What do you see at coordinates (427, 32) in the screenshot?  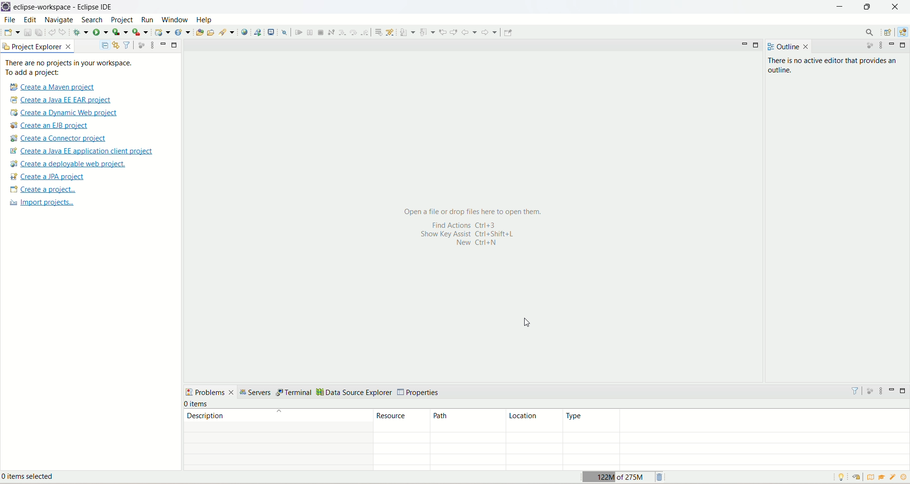 I see `previous annotation` at bounding box center [427, 32].